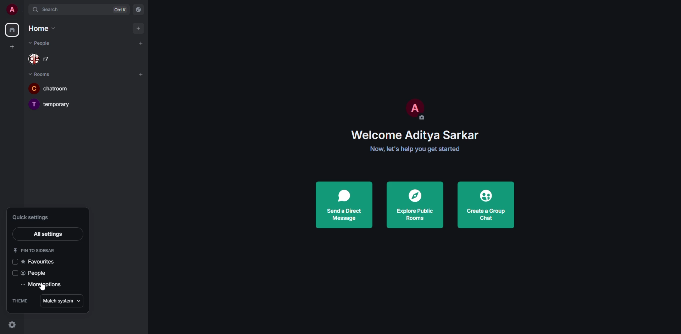 This screenshot has width=681, height=334. Describe the element at coordinates (12, 30) in the screenshot. I see `home` at that location.